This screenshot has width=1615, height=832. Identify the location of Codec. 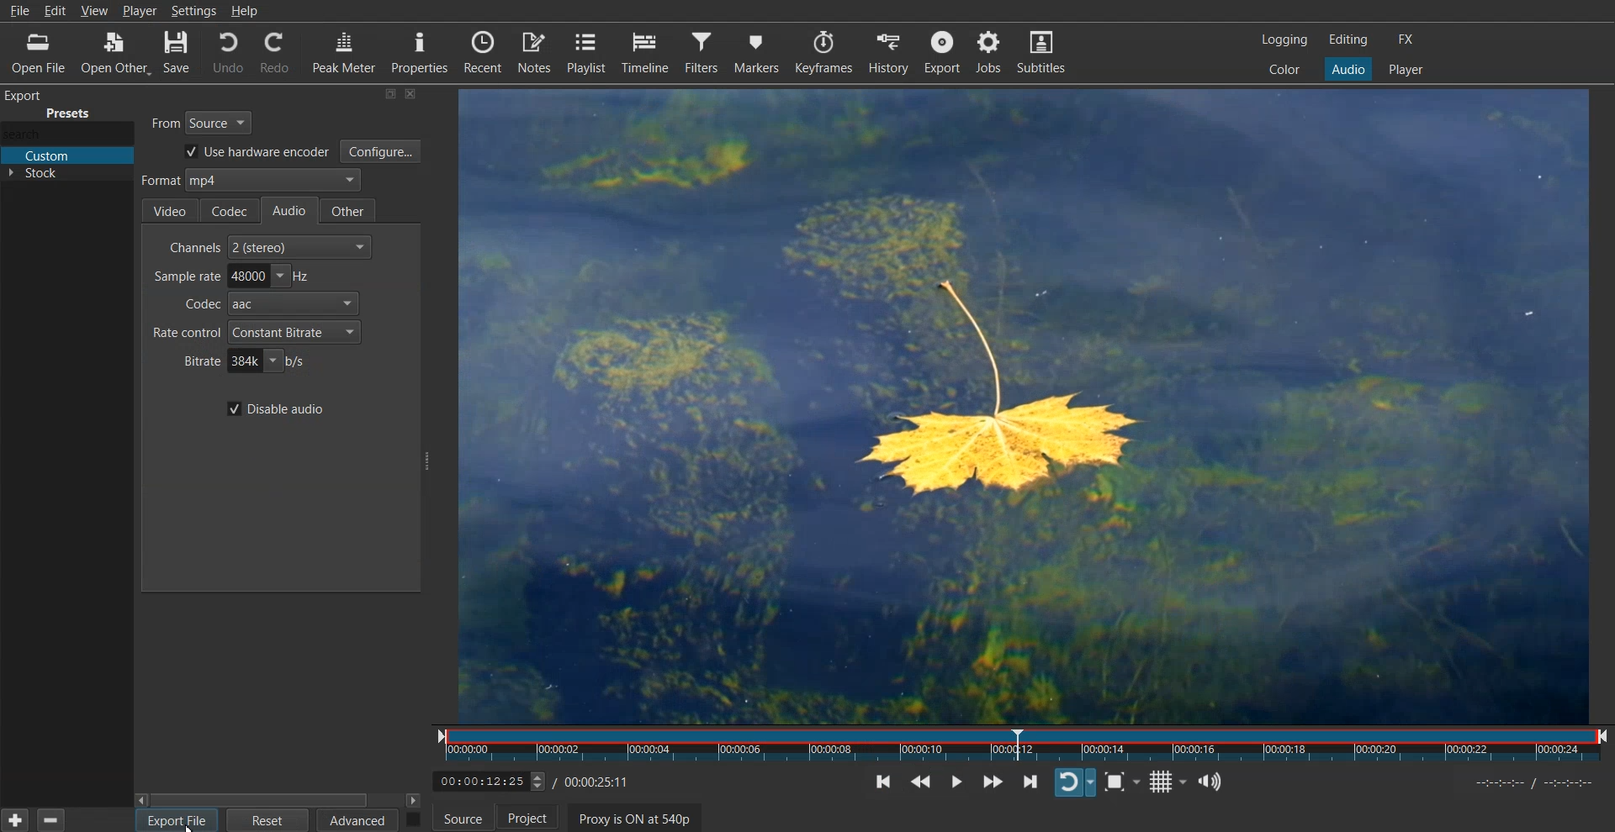
(230, 209).